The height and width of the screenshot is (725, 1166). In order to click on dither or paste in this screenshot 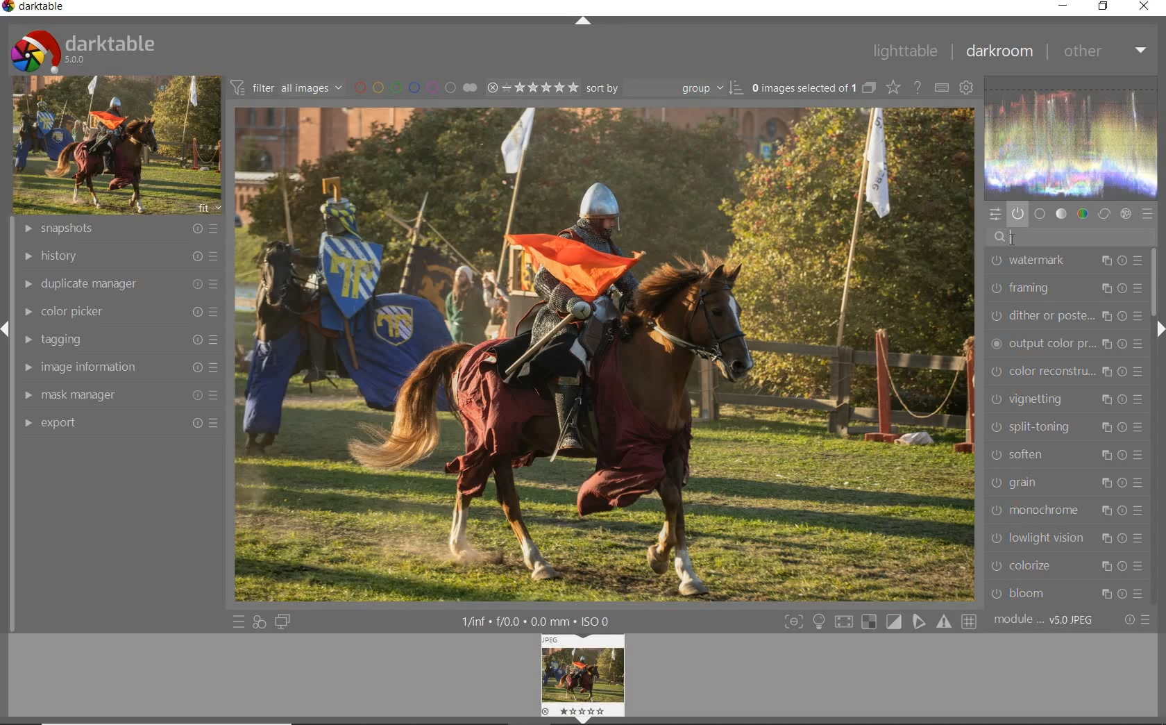, I will do `click(1063, 317)`.